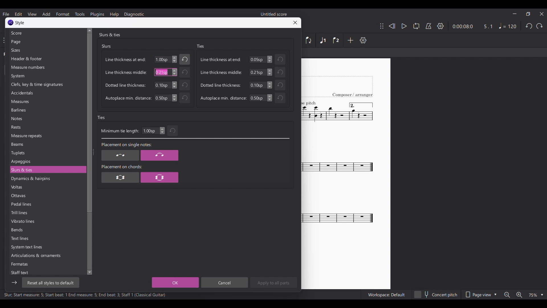 Image resolution: width=547 pixels, height=308 pixels. What do you see at coordinates (185, 98) in the screenshot?
I see `Undo` at bounding box center [185, 98].